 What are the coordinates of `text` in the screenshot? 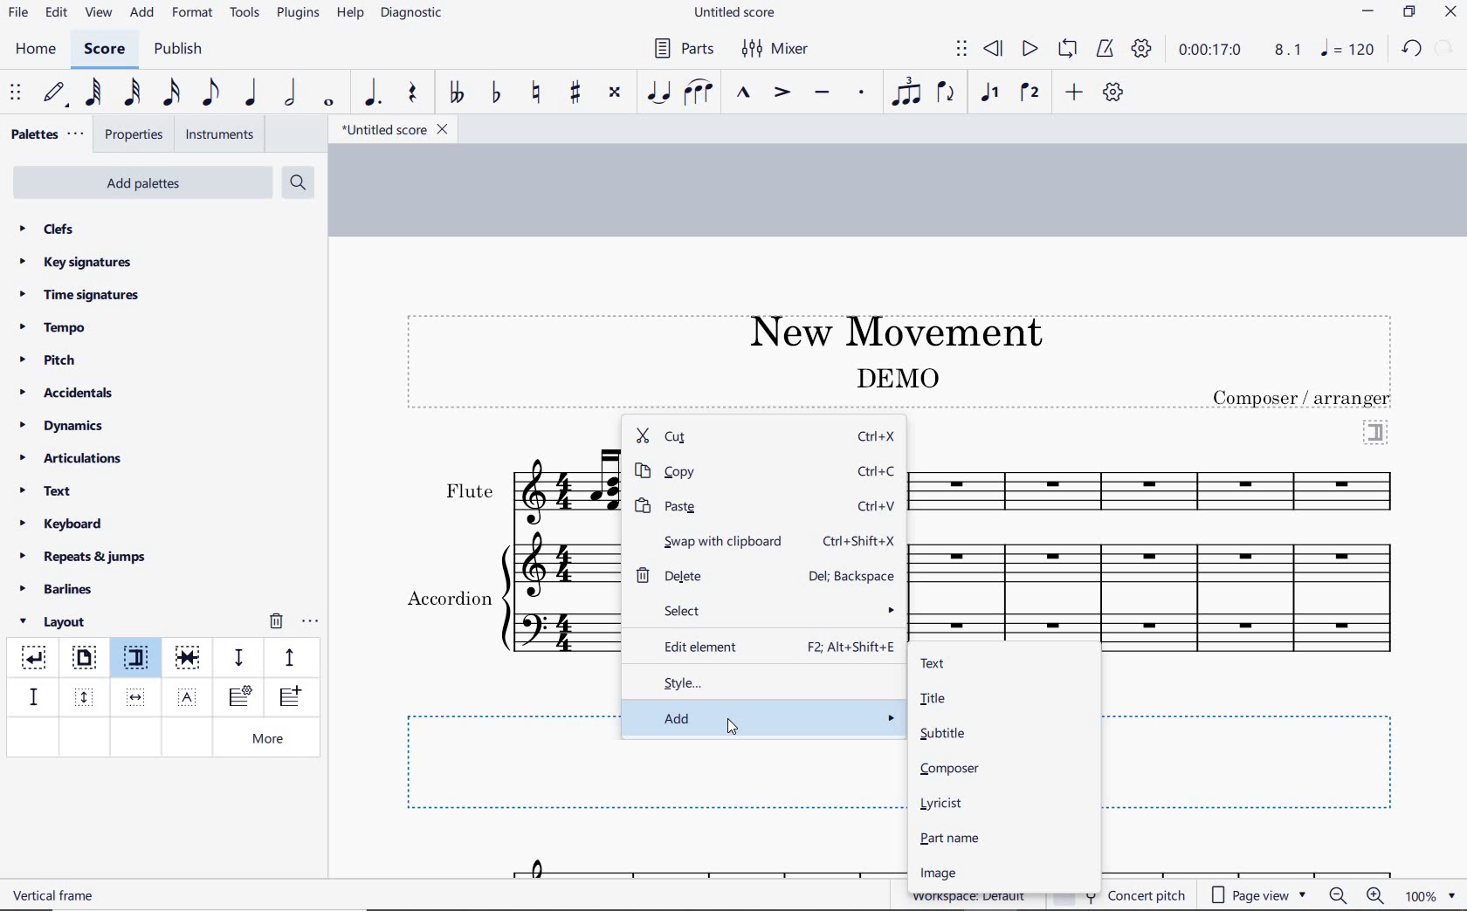 It's located at (56, 894).